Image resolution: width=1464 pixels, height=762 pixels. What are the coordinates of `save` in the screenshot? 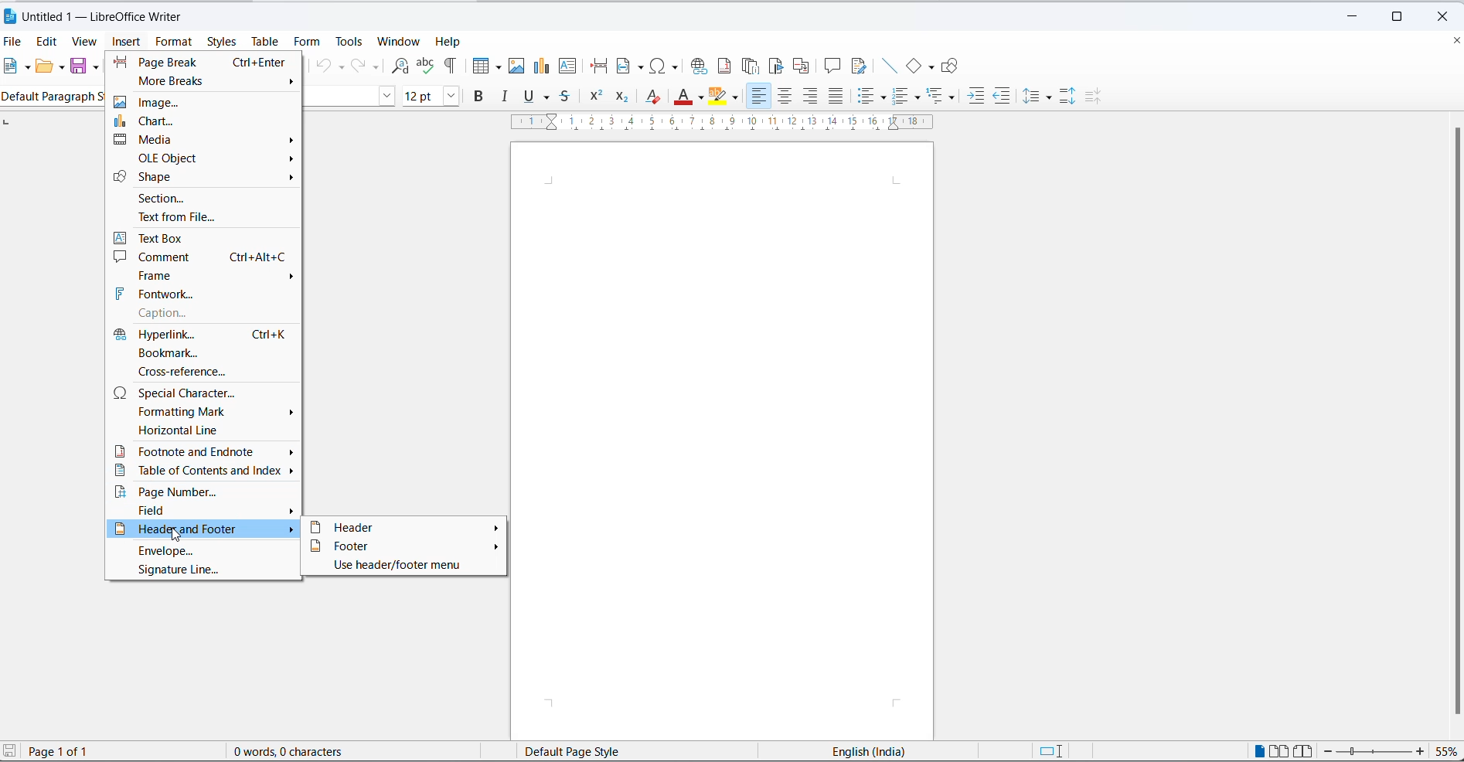 It's located at (10, 750).